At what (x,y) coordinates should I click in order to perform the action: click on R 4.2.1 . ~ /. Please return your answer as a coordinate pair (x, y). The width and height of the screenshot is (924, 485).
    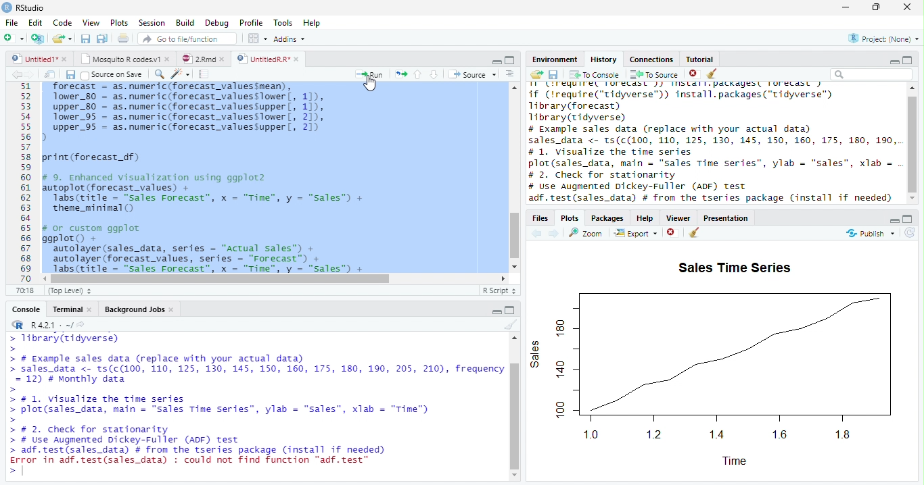
    Looking at the image, I should click on (51, 326).